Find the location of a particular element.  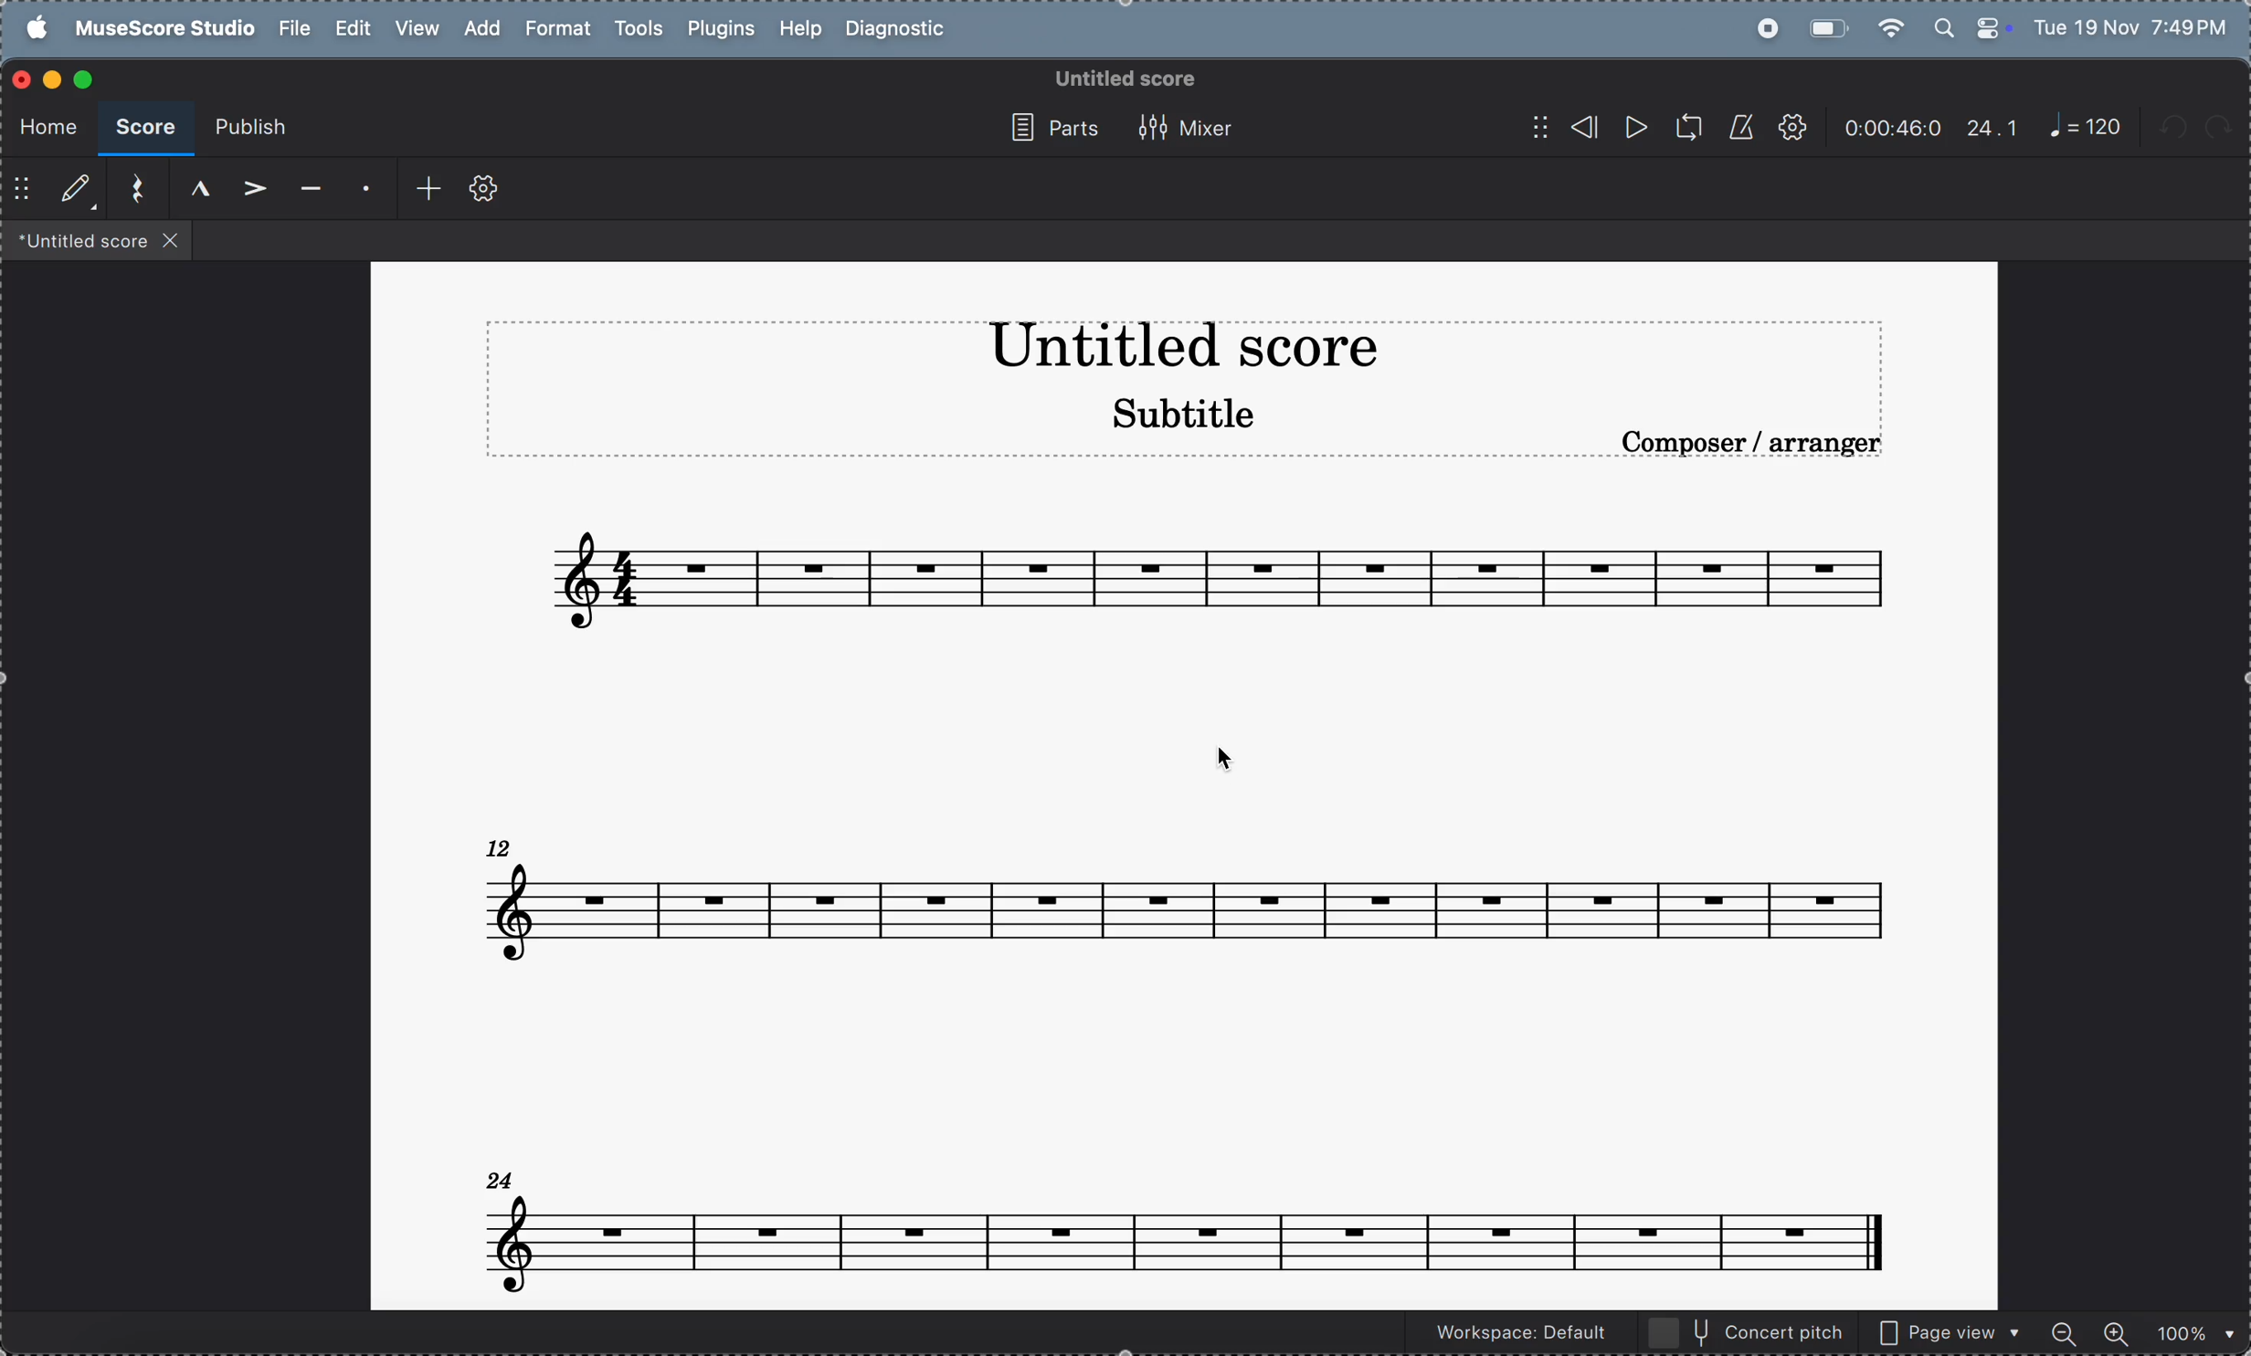

redo is located at coordinates (2228, 128).